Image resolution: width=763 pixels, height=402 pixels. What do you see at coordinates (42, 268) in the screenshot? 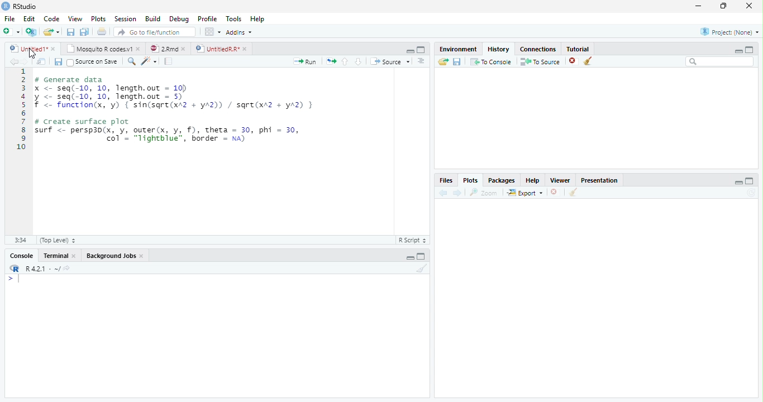
I see `R 4.2.1 . ~/` at bounding box center [42, 268].